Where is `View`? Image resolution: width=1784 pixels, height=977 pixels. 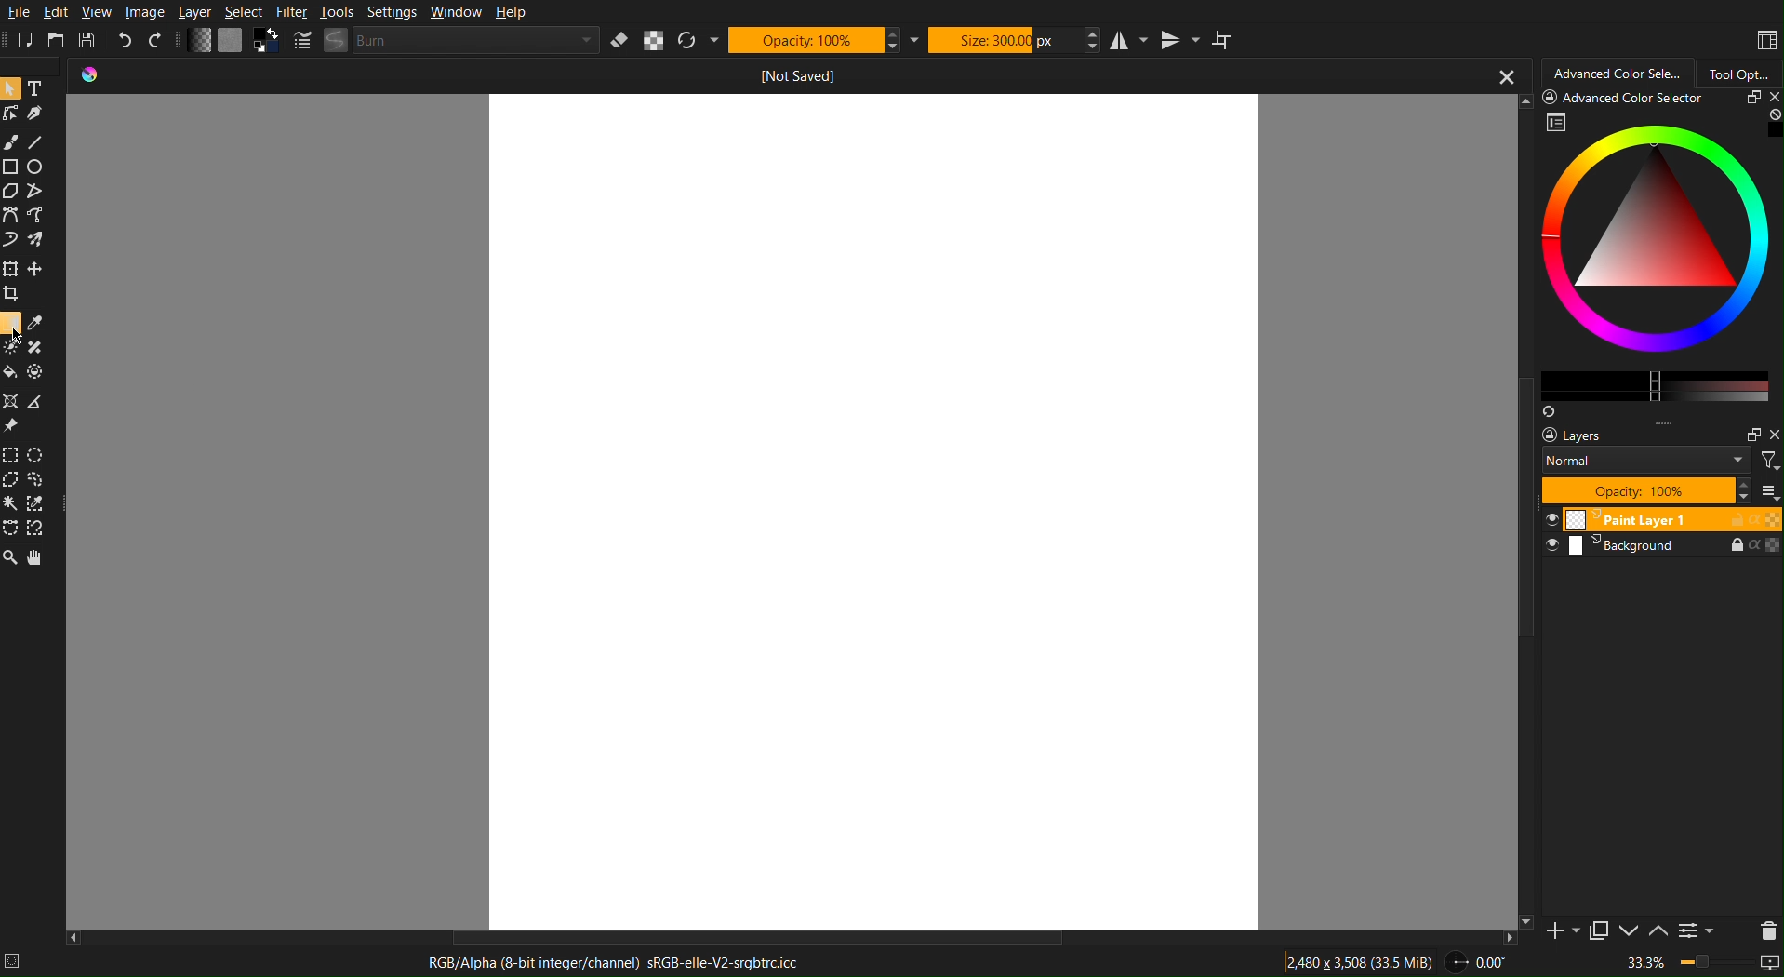
View is located at coordinates (99, 12).